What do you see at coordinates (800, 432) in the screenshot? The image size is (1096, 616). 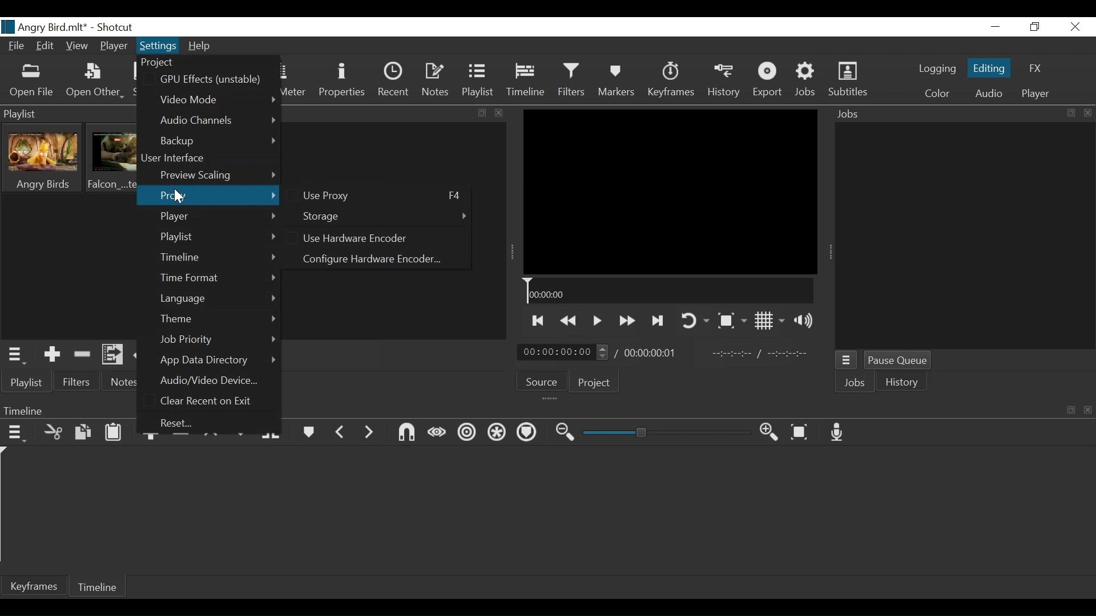 I see `Zoom timeline to fit` at bounding box center [800, 432].